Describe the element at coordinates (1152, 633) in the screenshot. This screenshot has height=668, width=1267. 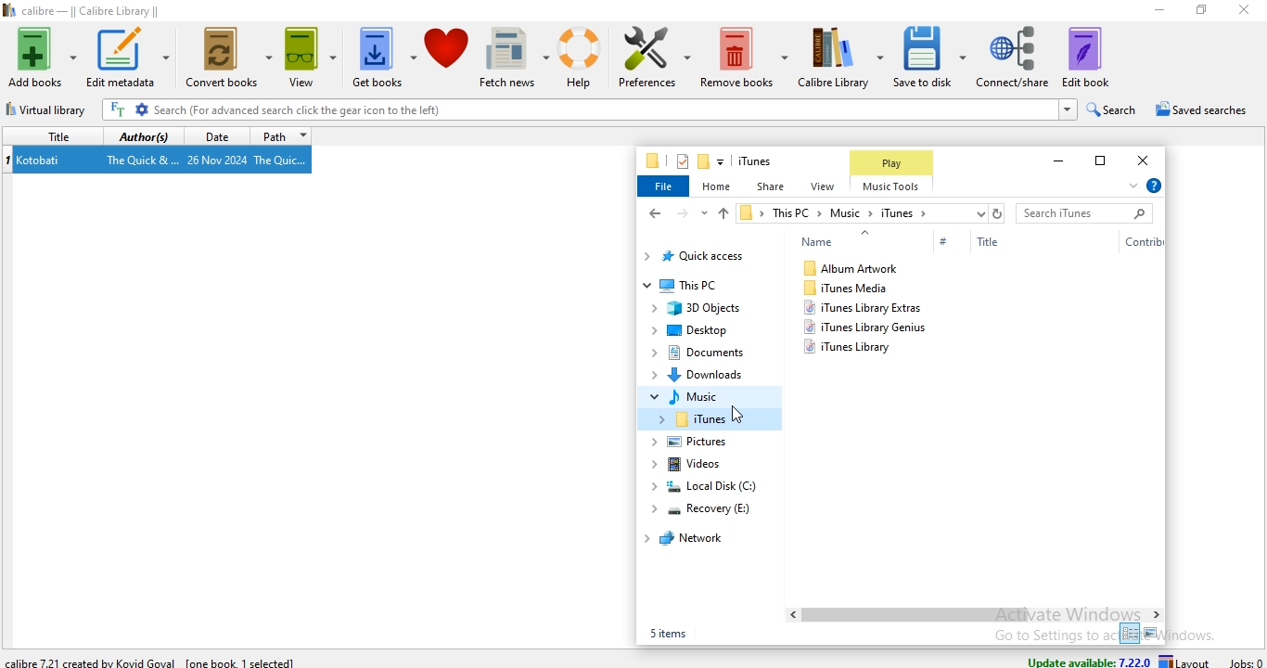
I see `large icon view` at that location.